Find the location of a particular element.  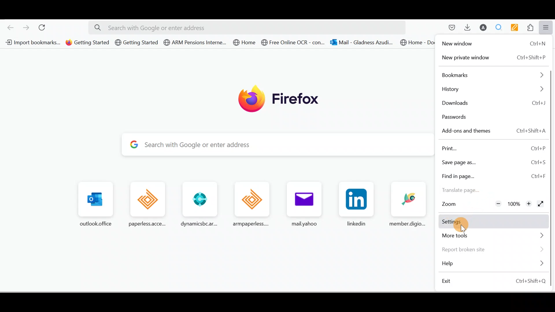

Zoom is located at coordinates (451, 205).